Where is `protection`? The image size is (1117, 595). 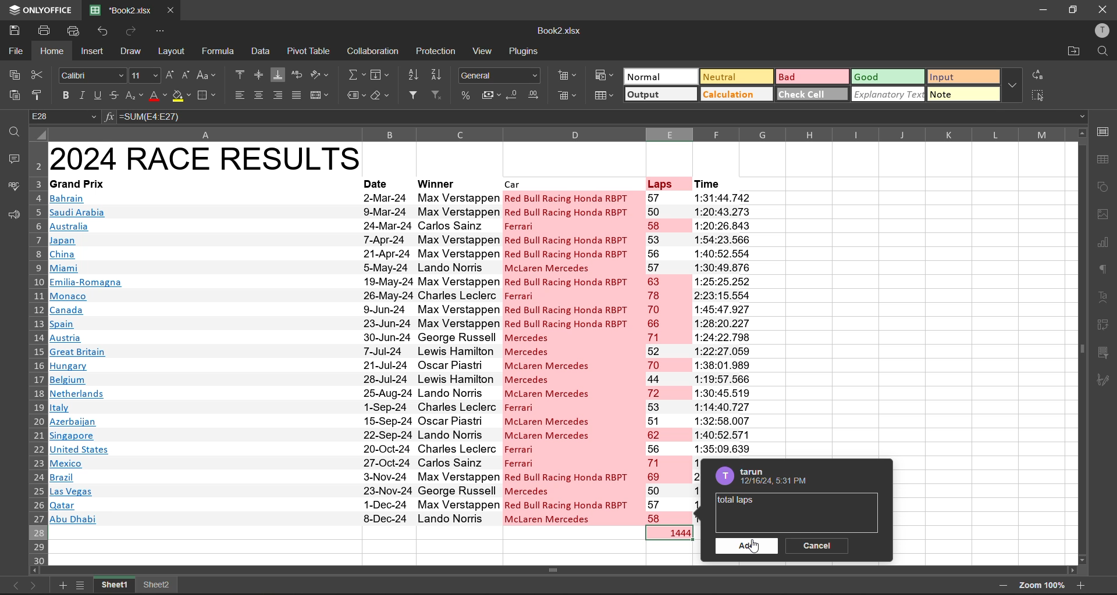
protection is located at coordinates (436, 52).